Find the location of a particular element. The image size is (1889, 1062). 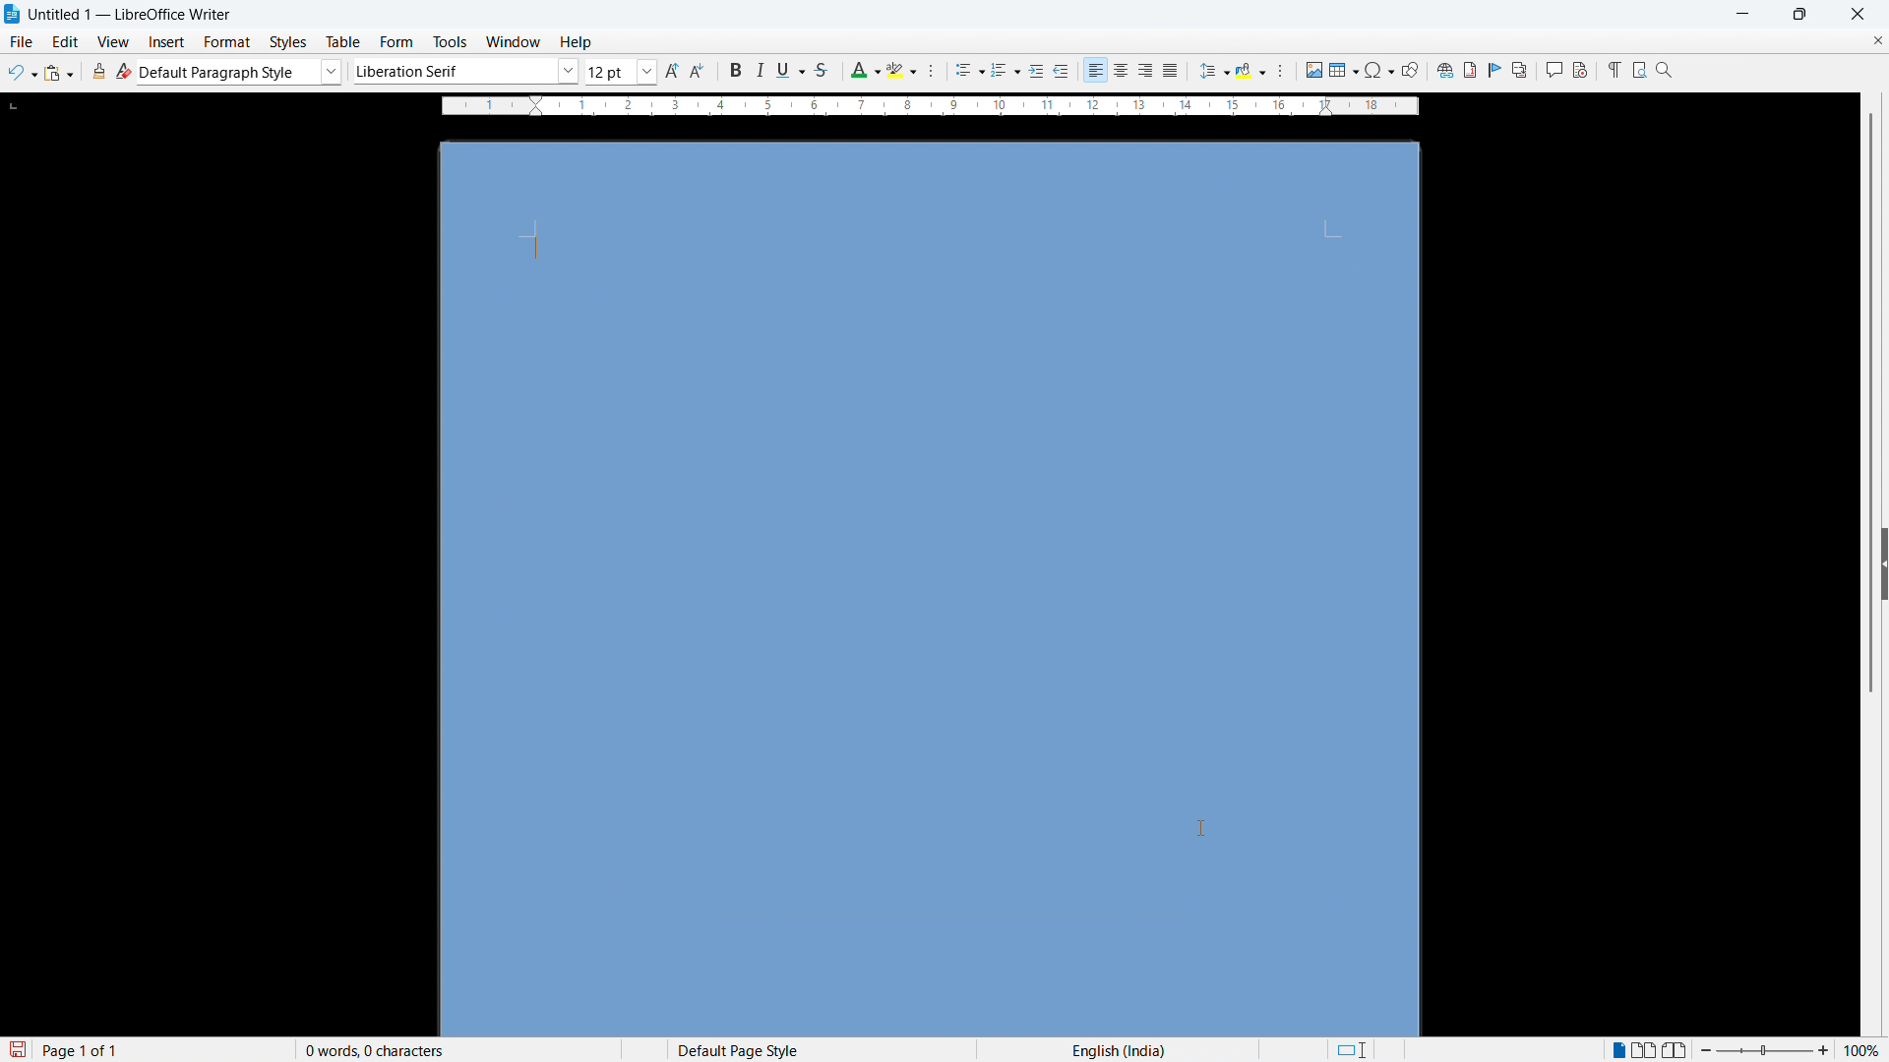

Increase indent  is located at coordinates (1037, 72).